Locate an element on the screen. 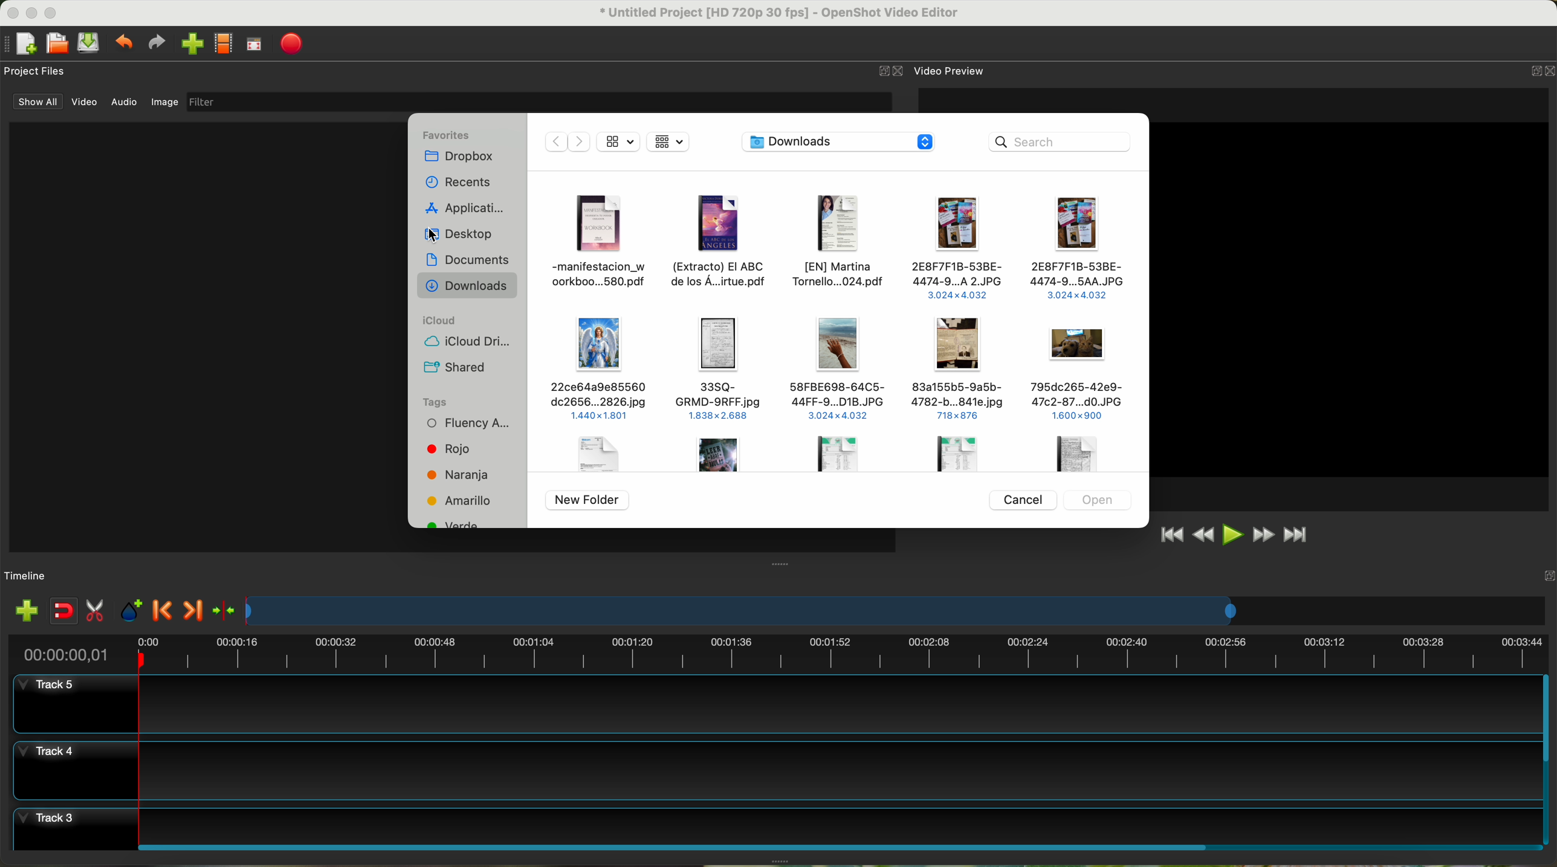  file is located at coordinates (1078, 376).